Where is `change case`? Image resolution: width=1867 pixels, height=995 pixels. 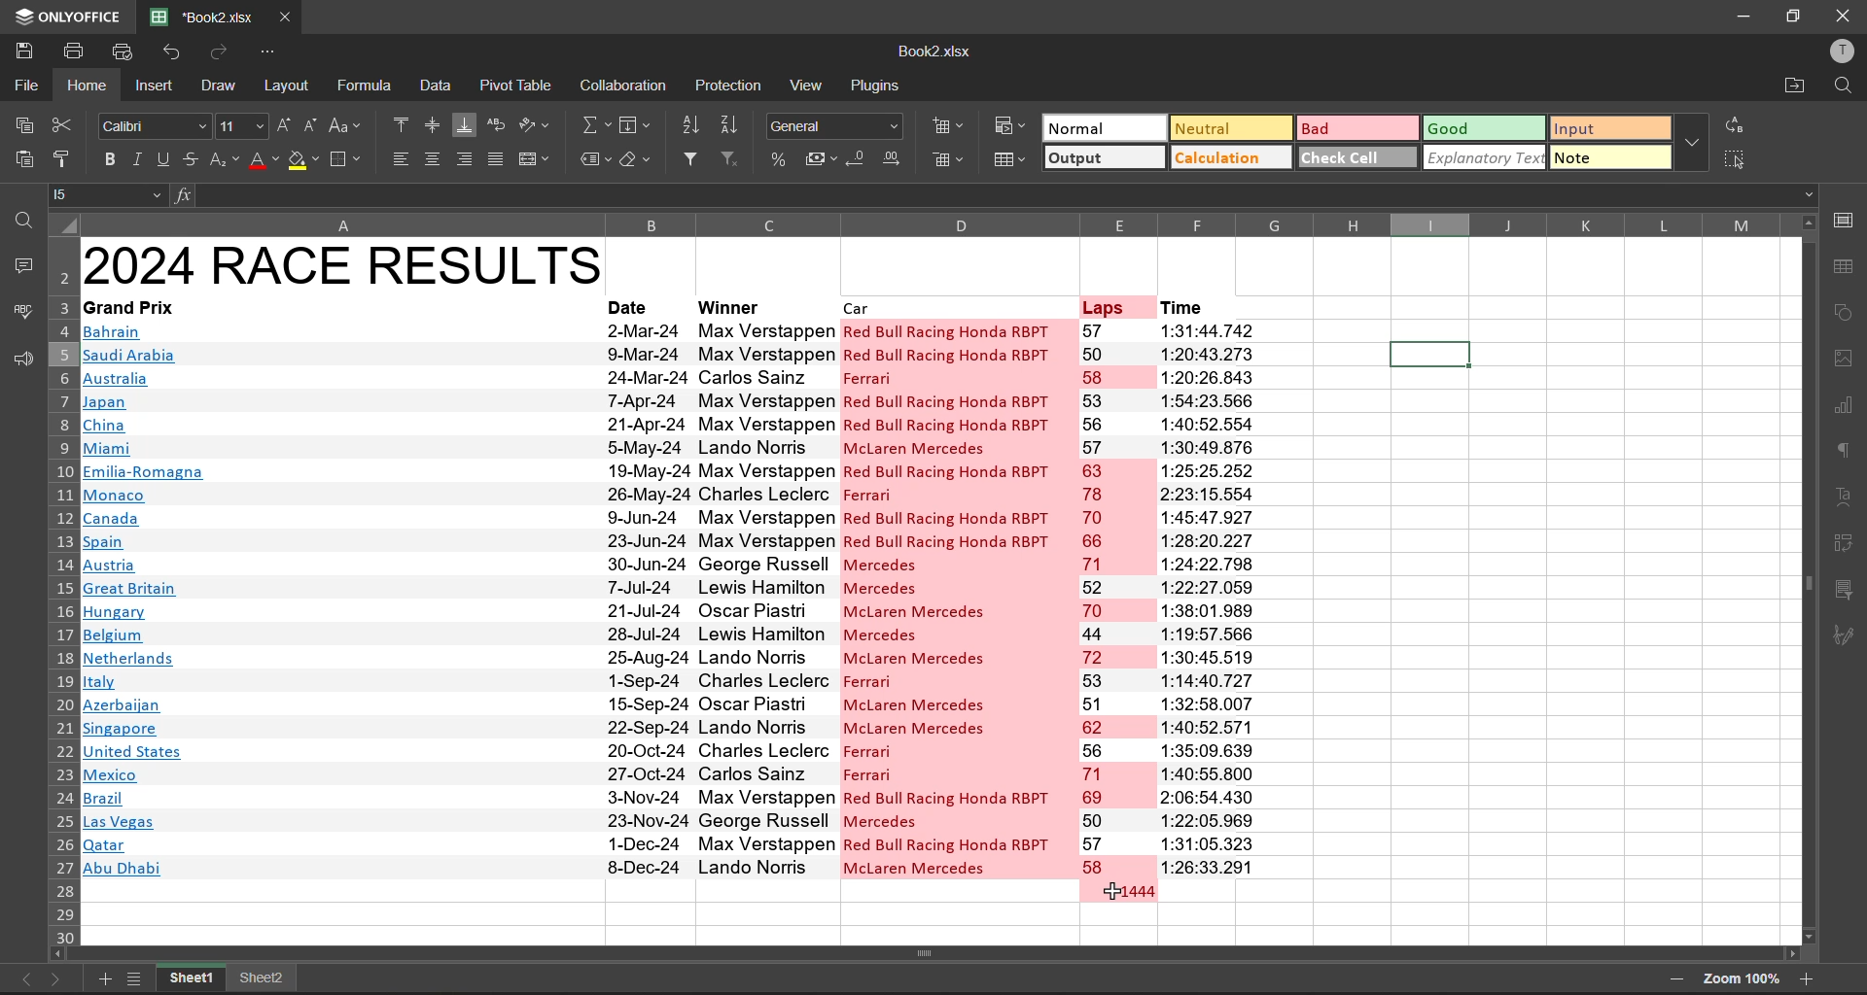
change case is located at coordinates (344, 125).